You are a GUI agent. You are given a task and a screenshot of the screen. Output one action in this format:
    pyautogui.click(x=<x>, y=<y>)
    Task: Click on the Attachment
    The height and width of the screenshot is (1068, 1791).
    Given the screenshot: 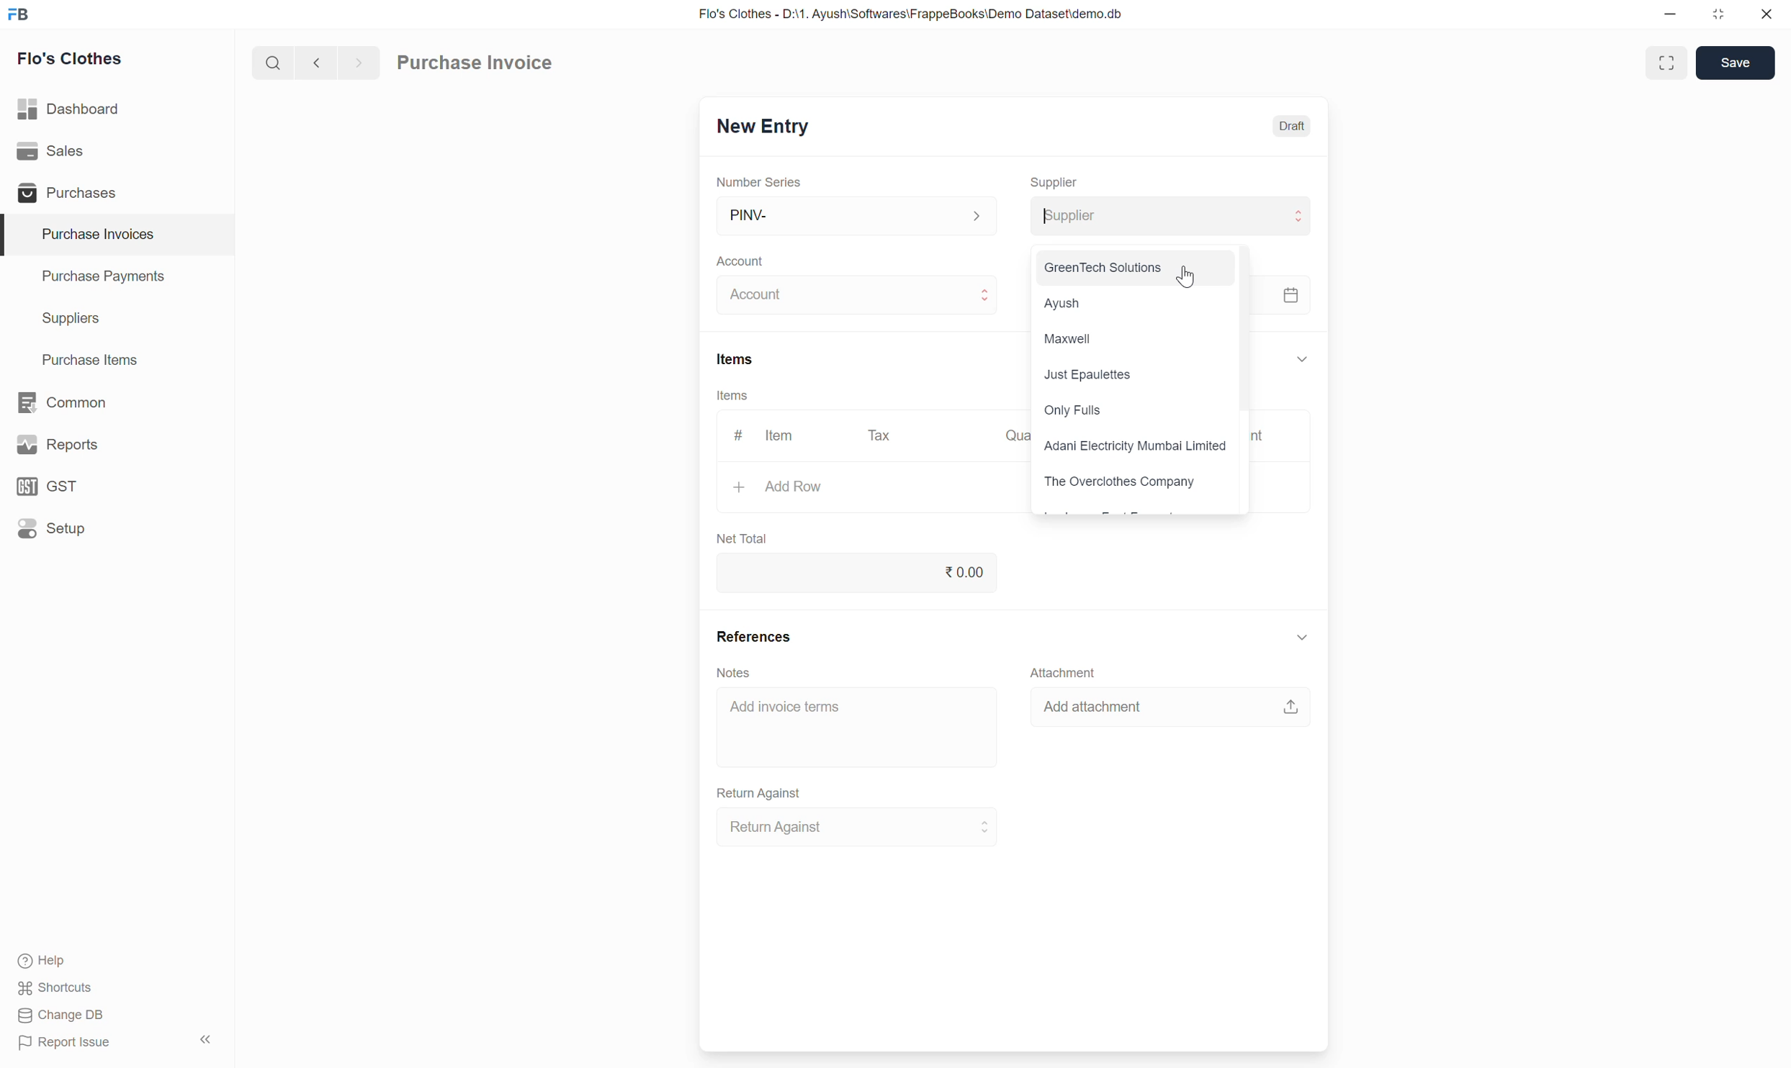 What is the action you would take?
    pyautogui.click(x=1064, y=672)
    